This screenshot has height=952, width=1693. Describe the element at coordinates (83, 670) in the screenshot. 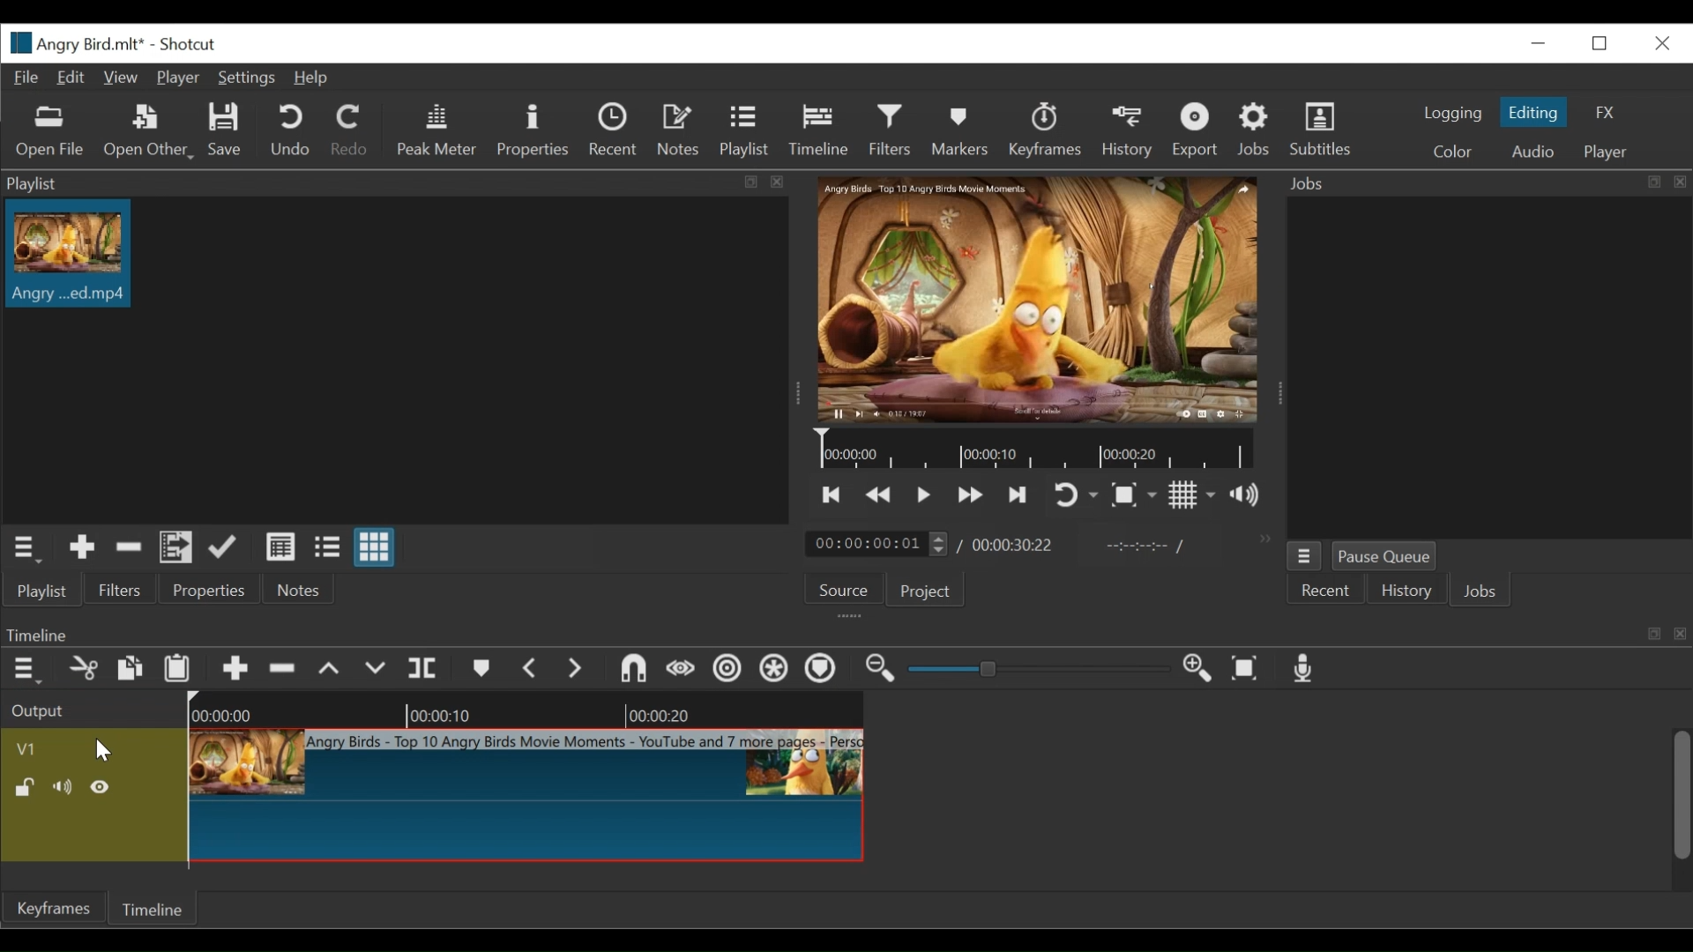

I see `Cut` at that location.